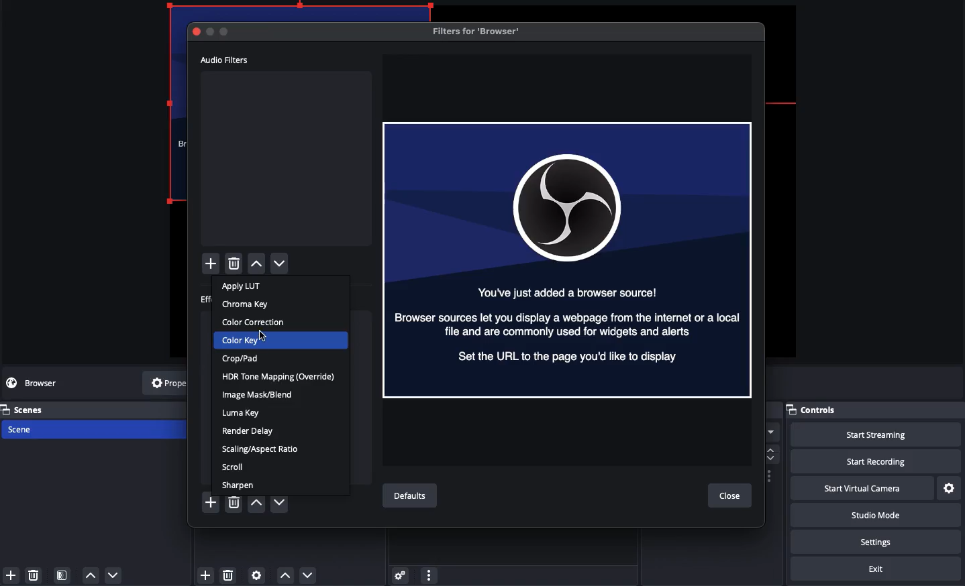 This screenshot has height=586, width=965. Describe the element at coordinates (873, 542) in the screenshot. I see `Settings` at that location.